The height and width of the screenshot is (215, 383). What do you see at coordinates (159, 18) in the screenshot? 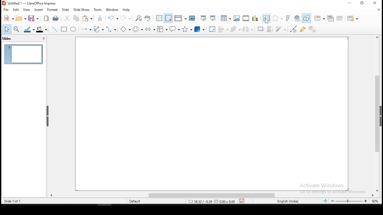
I see `display grid` at bounding box center [159, 18].